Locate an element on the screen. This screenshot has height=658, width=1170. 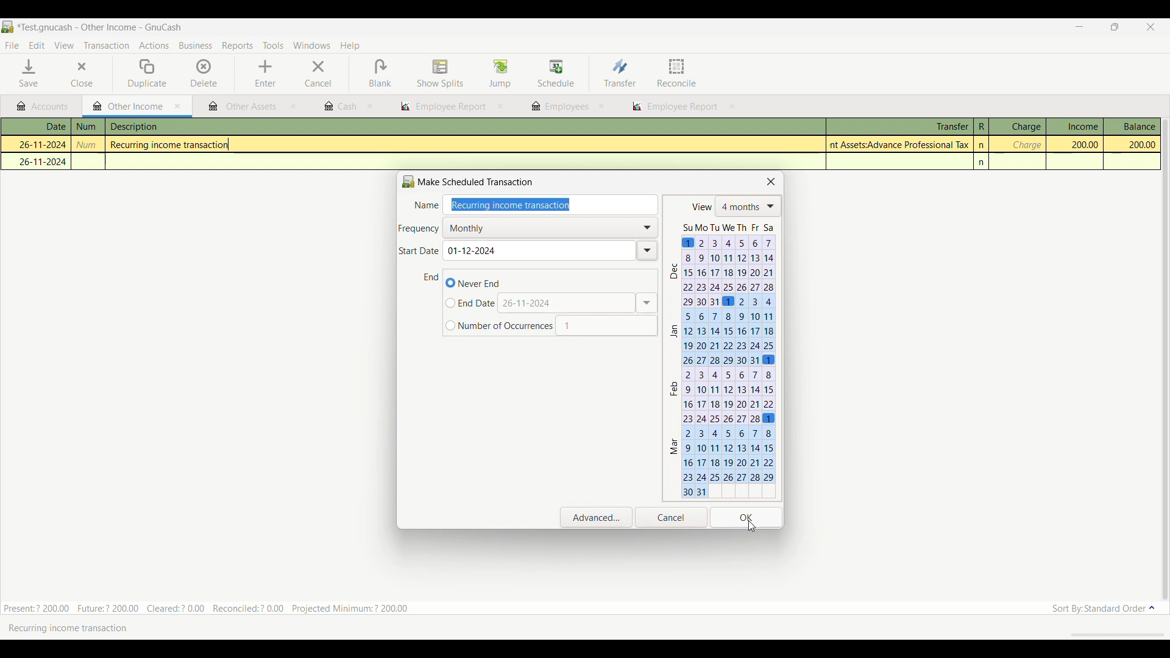
Help menu is located at coordinates (350, 46).